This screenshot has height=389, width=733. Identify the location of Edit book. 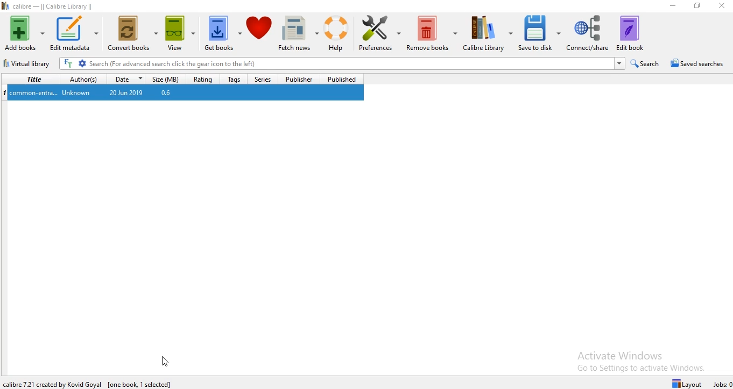
(637, 33).